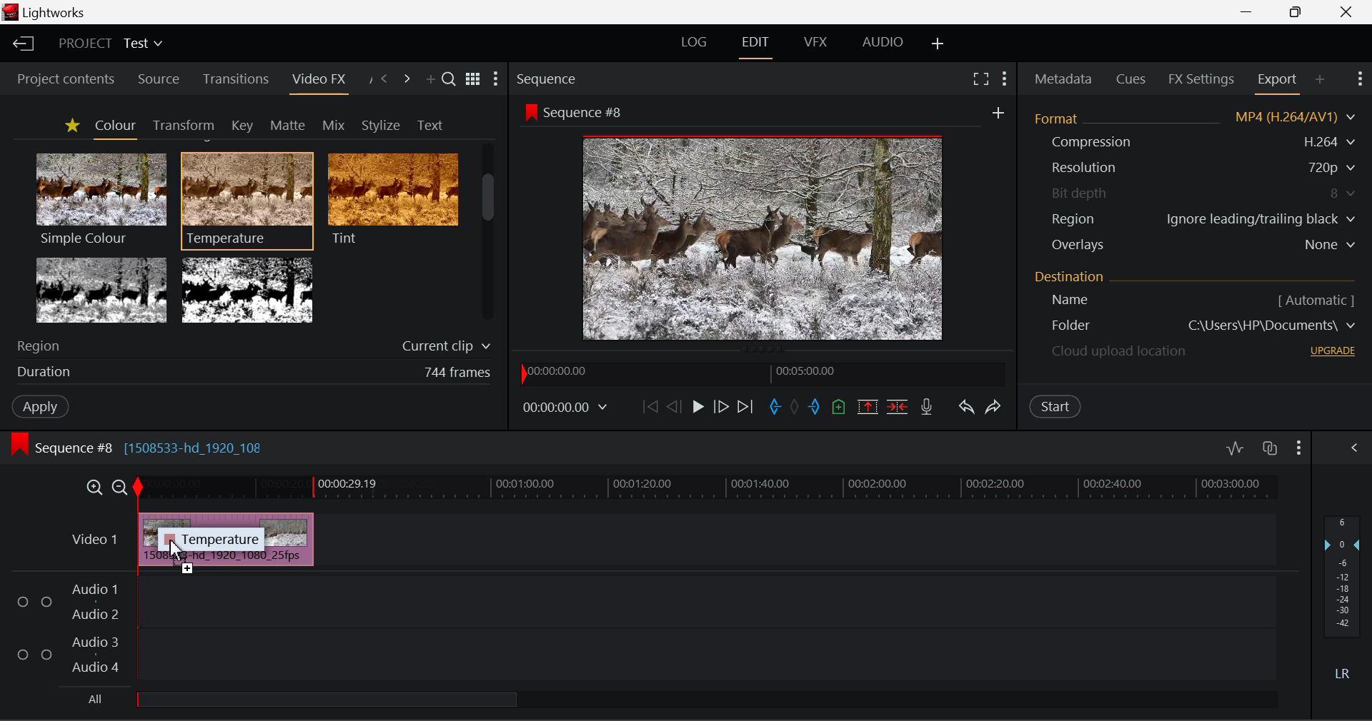  Describe the element at coordinates (70, 126) in the screenshot. I see `Favorites` at that location.